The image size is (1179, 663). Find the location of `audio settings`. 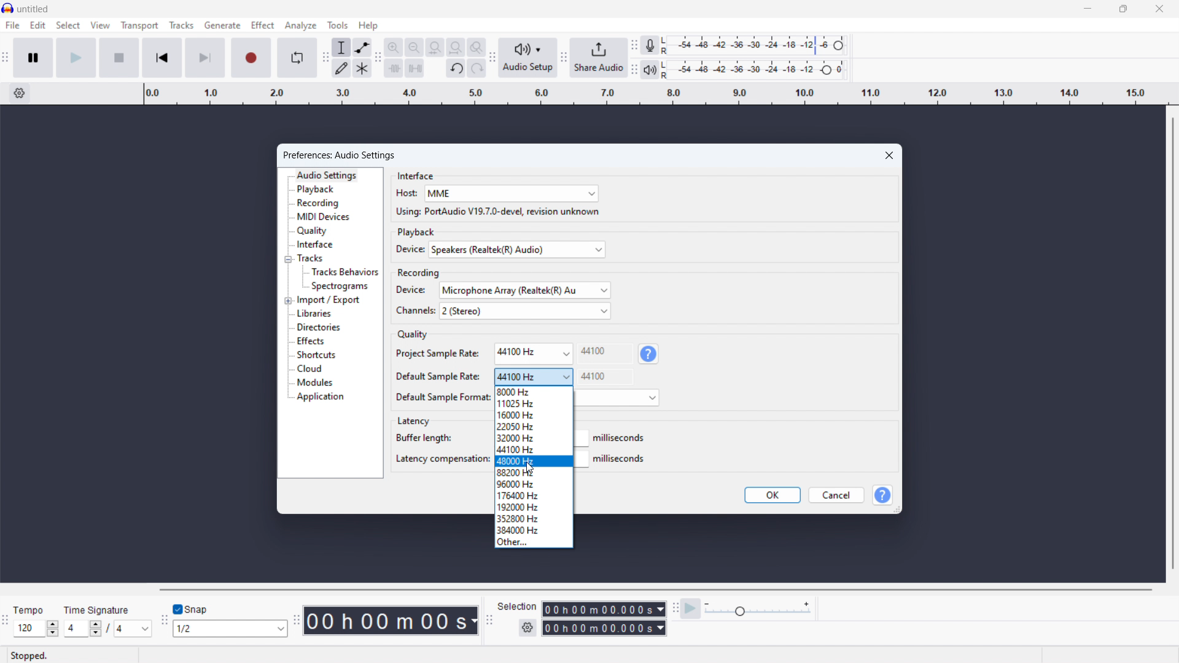

audio settings is located at coordinates (327, 176).